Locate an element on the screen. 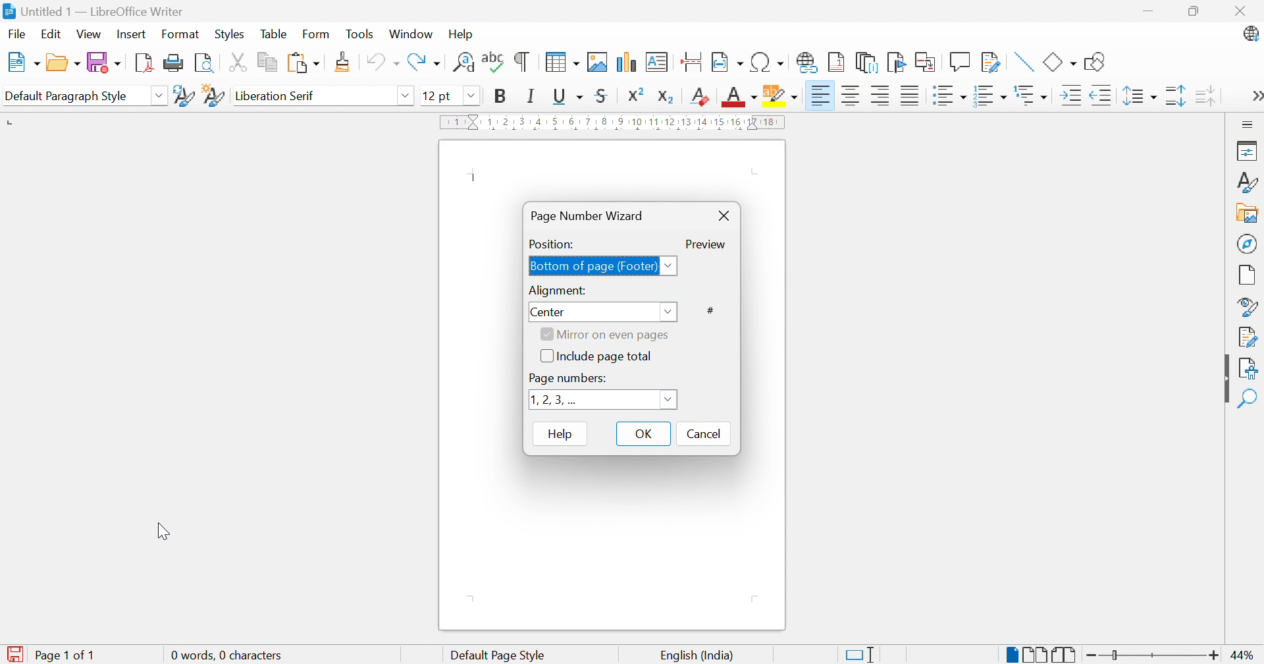 The image size is (1264, 664). View is located at coordinates (89, 35).